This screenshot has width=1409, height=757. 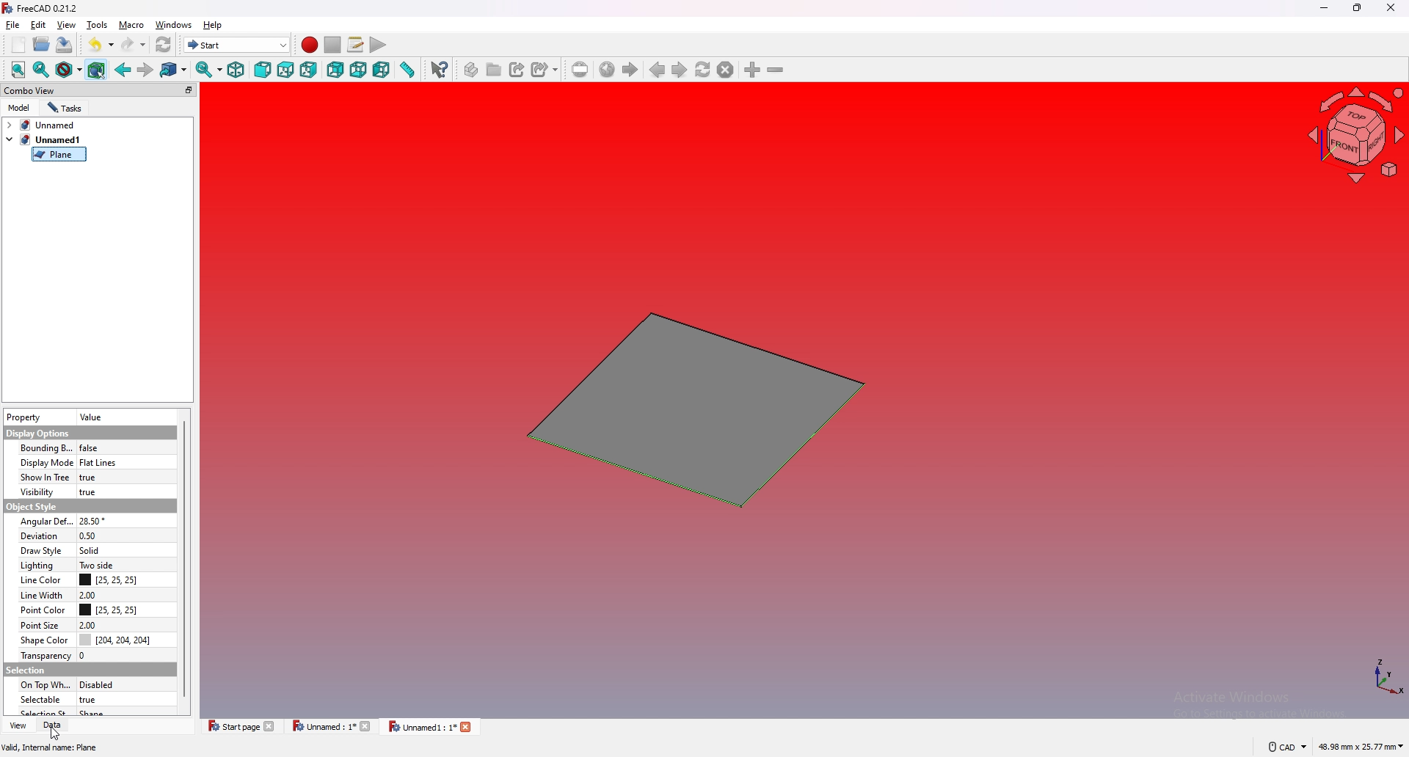 I want to click on plane, so click(x=59, y=155).